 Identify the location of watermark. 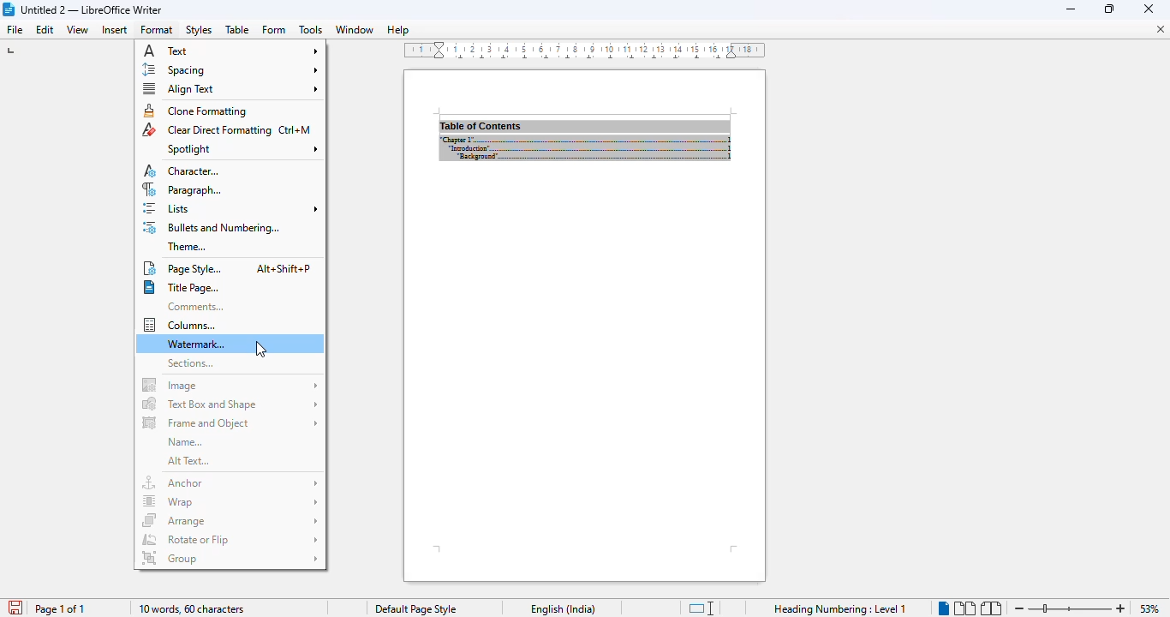
(199, 344).